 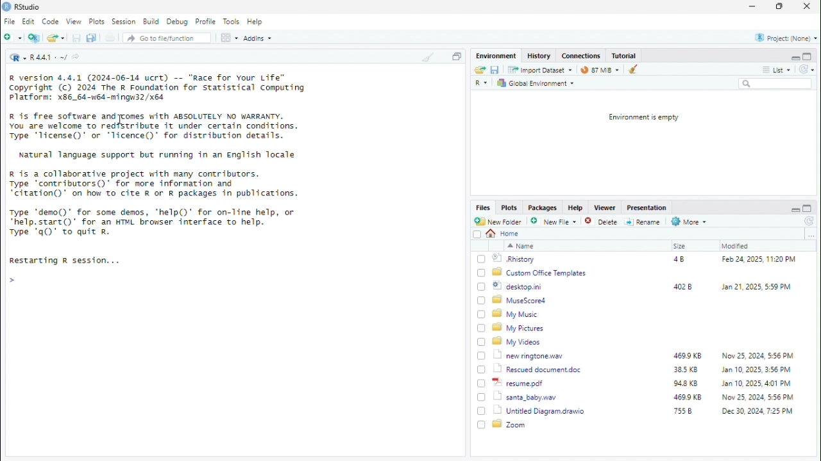 What do you see at coordinates (51, 22) in the screenshot?
I see `Code` at bounding box center [51, 22].